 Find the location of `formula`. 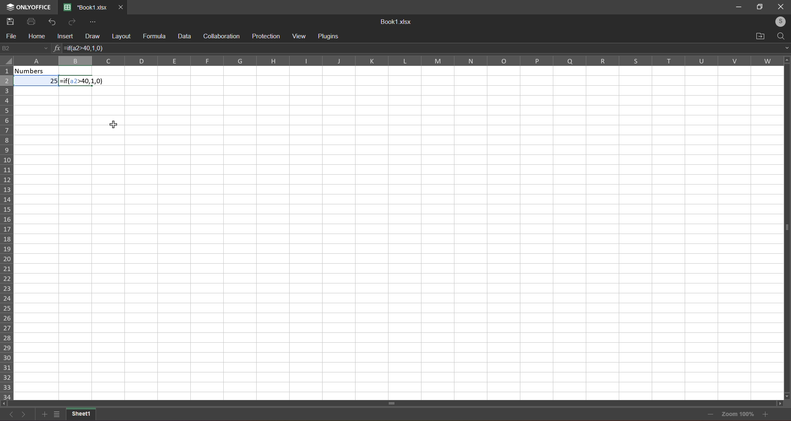

formula is located at coordinates (153, 36).